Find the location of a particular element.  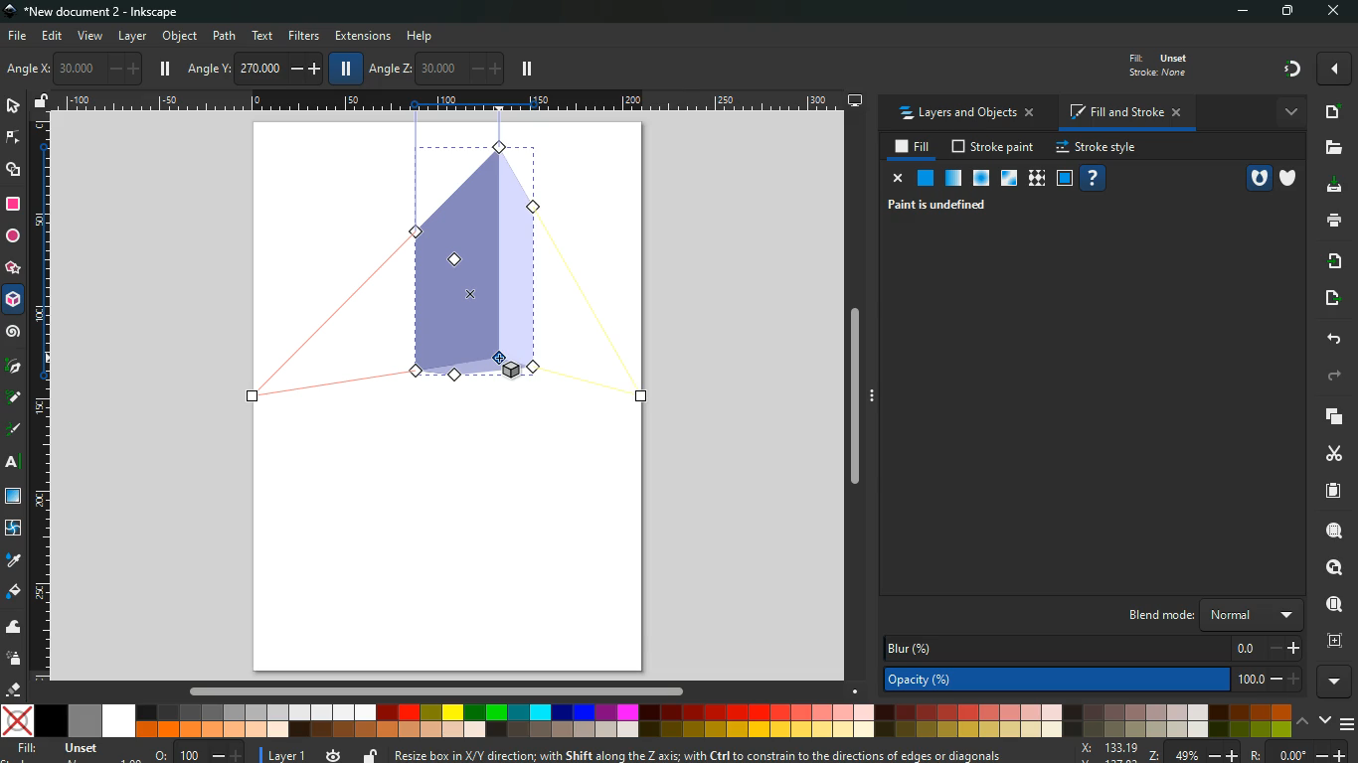

unlock is located at coordinates (370, 755).